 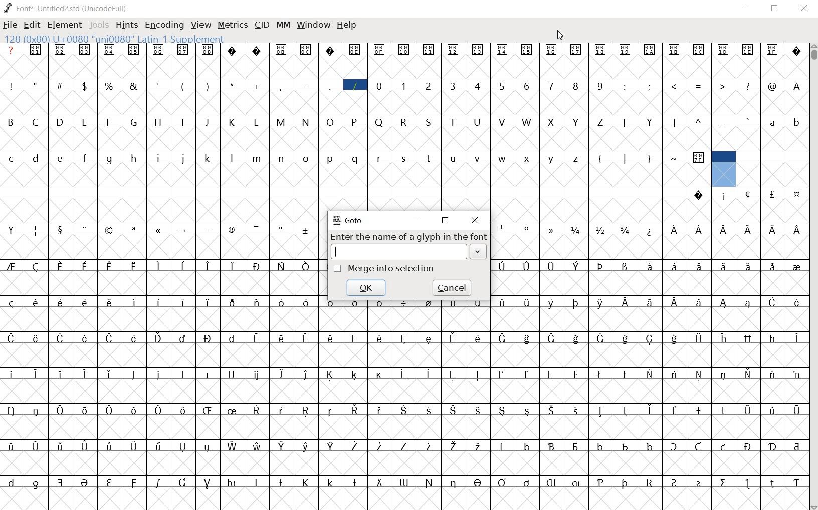 I want to click on Symbol, so click(x=87, y=338).